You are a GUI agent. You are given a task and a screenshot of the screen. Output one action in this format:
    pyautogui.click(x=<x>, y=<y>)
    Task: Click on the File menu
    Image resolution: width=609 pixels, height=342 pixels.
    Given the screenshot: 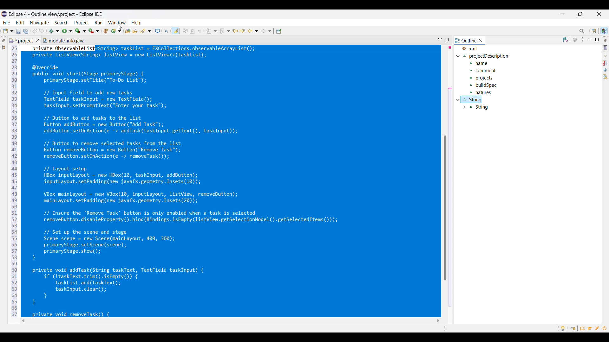 What is the action you would take?
    pyautogui.click(x=7, y=22)
    